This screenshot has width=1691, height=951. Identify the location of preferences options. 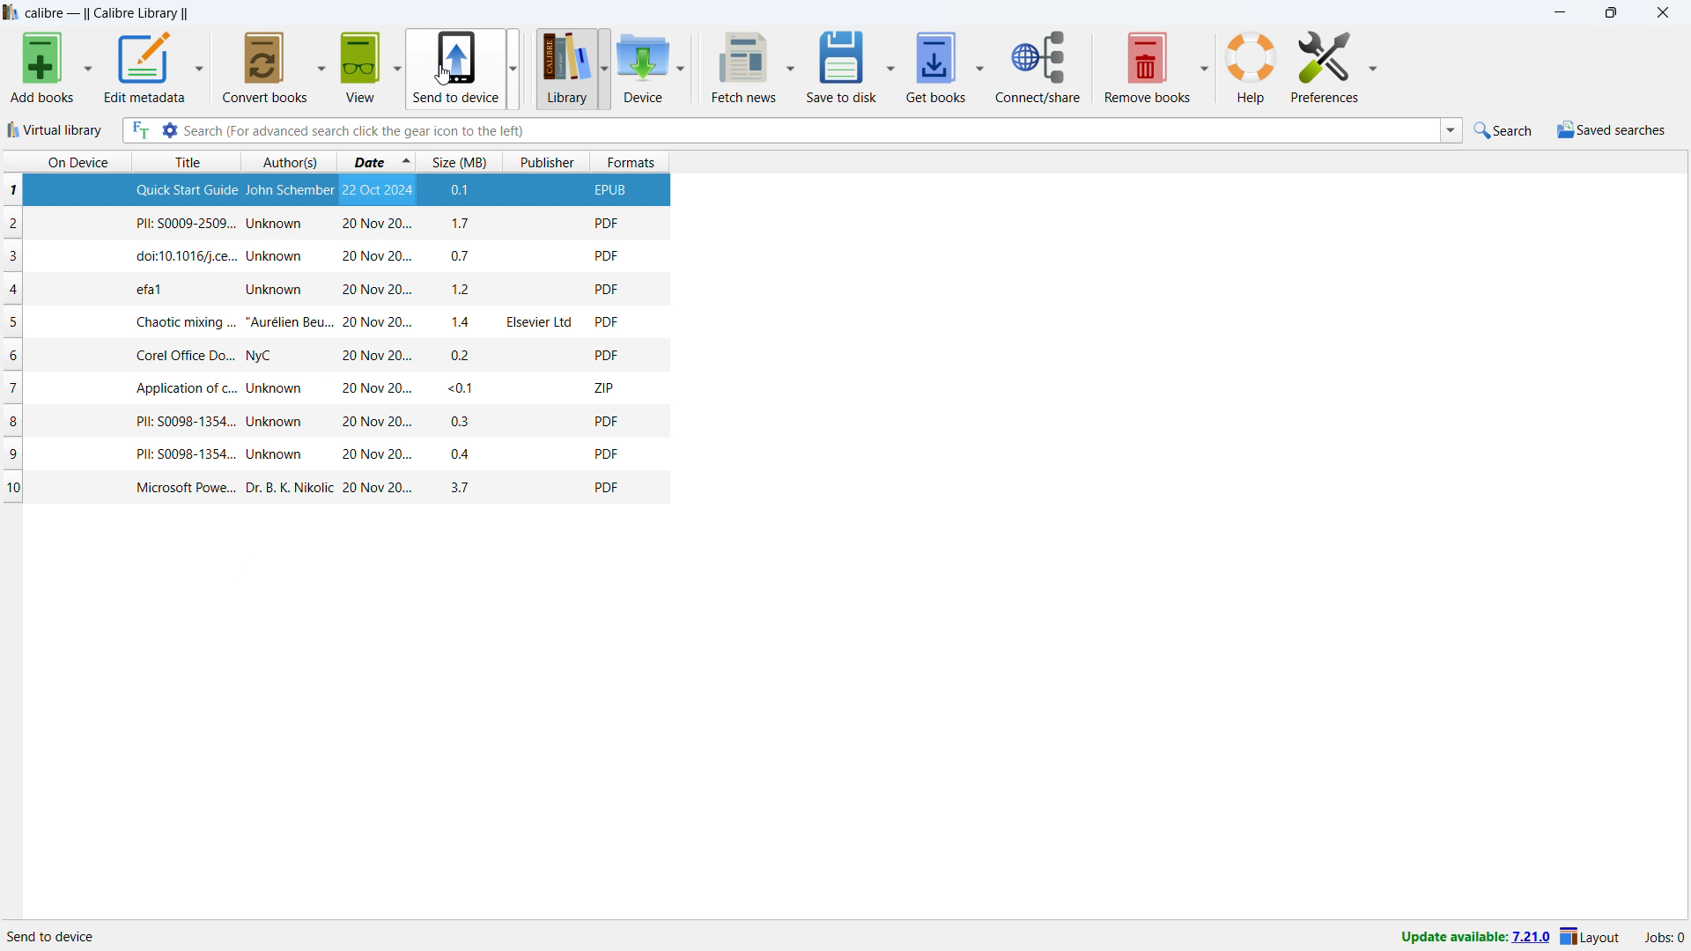
(1371, 66).